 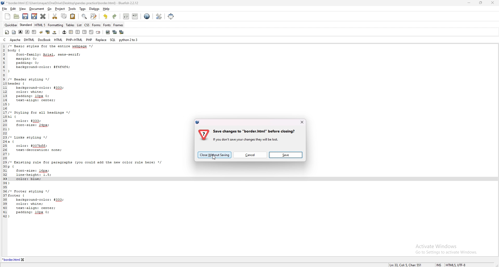 What do you see at coordinates (29, 40) in the screenshot?
I see `dhtml` at bounding box center [29, 40].